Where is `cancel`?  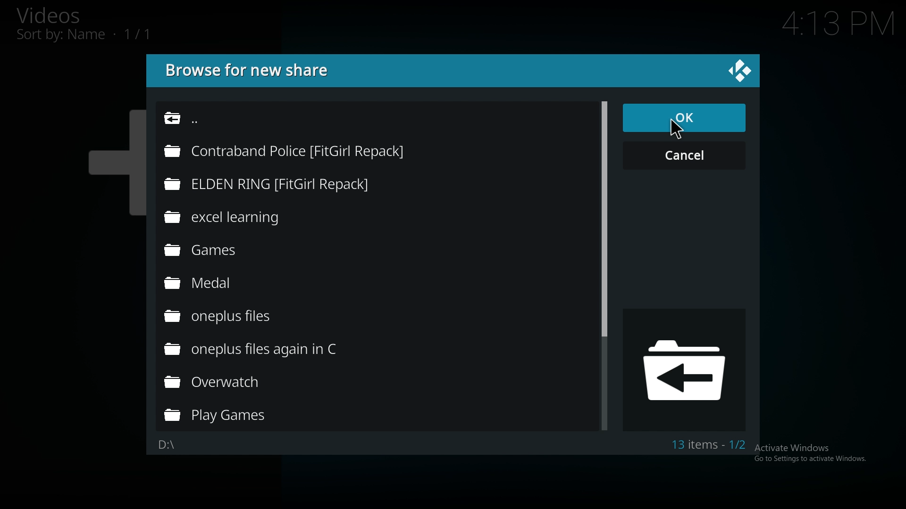 cancel is located at coordinates (686, 156).